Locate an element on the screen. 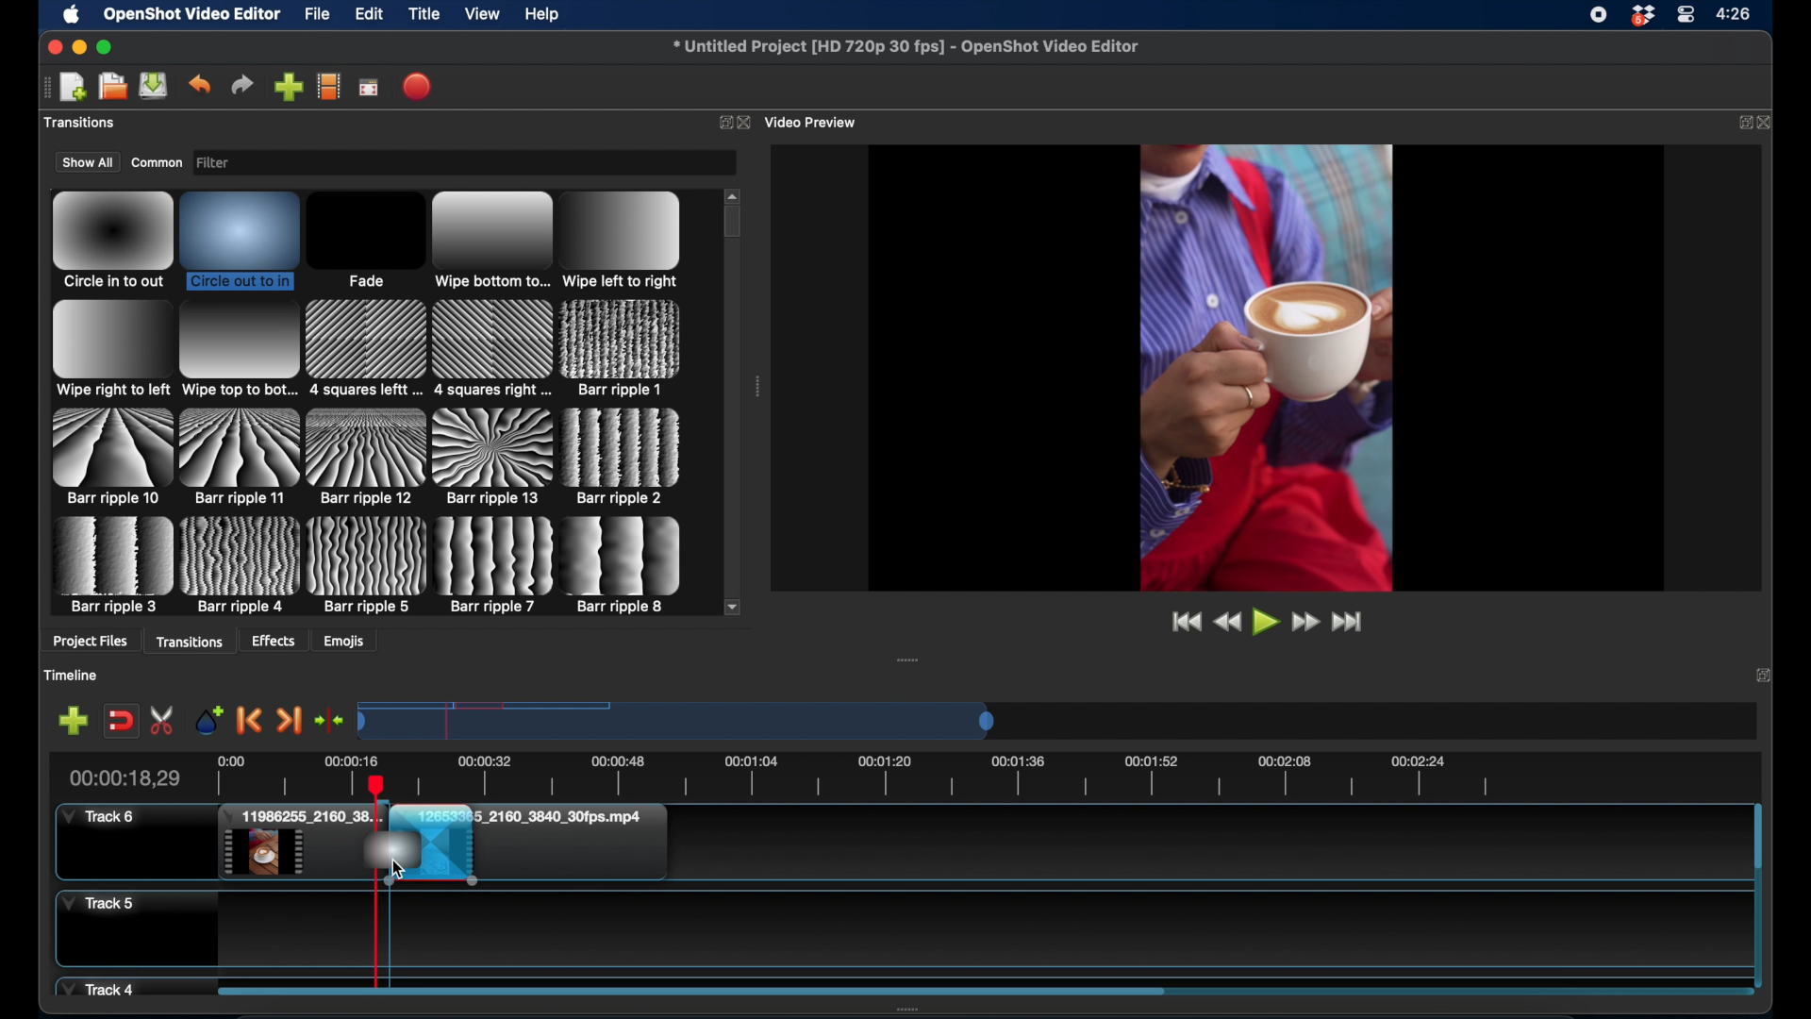 This screenshot has height=1019, width=1811. fast forward is located at coordinates (1304, 622).